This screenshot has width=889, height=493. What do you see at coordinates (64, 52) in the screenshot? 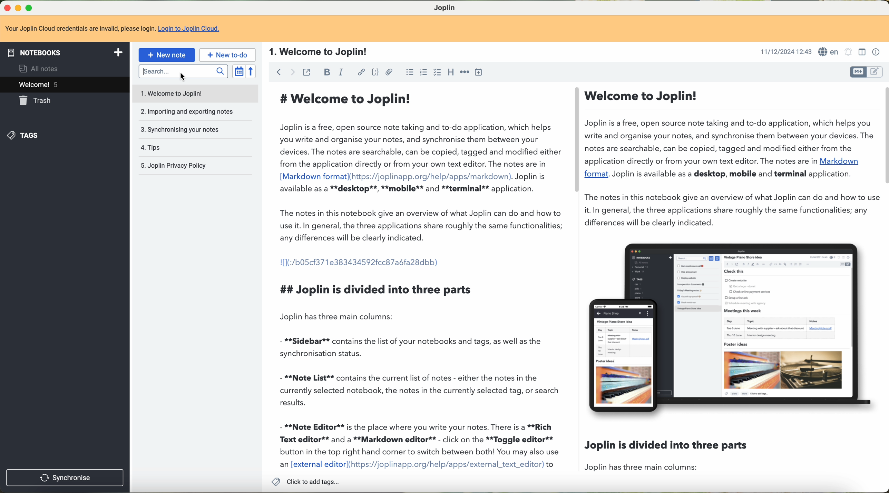
I see `notebooks` at bounding box center [64, 52].